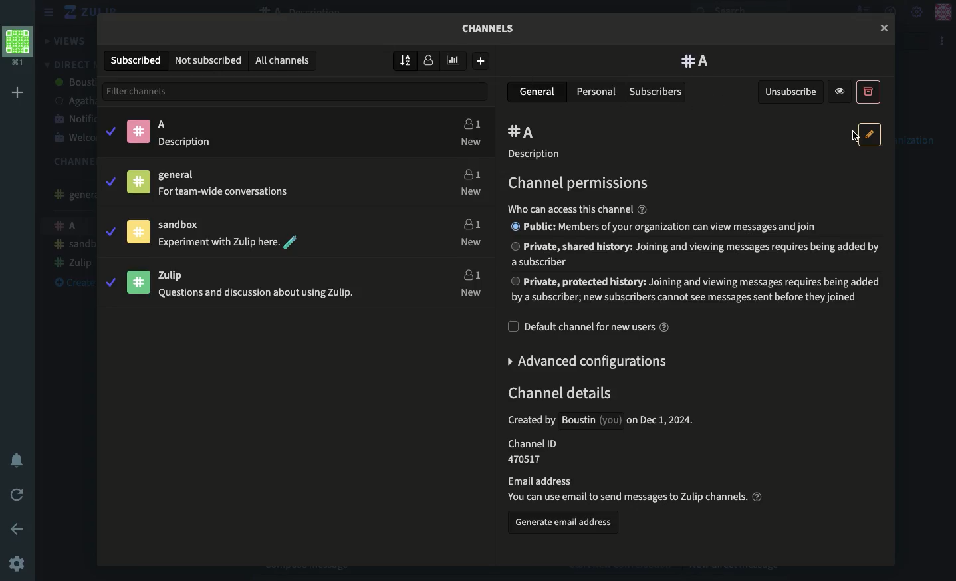 Image resolution: width=956 pixels, height=581 pixels. Describe the element at coordinates (70, 227) in the screenshot. I see `A` at that location.